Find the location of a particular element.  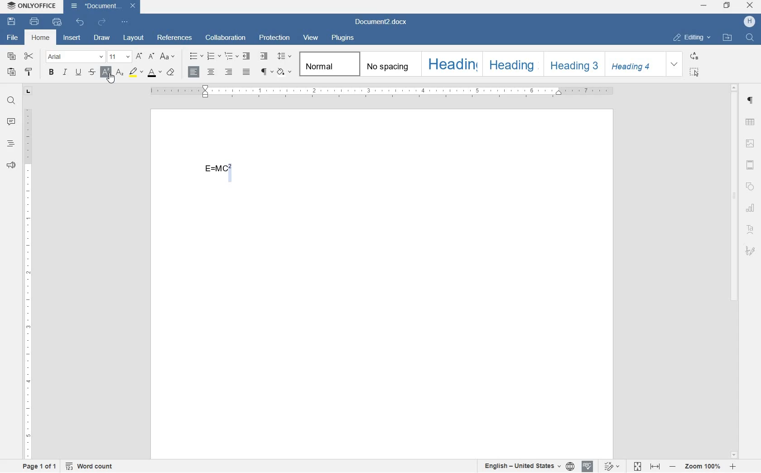

font name is located at coordinates (75, 57).